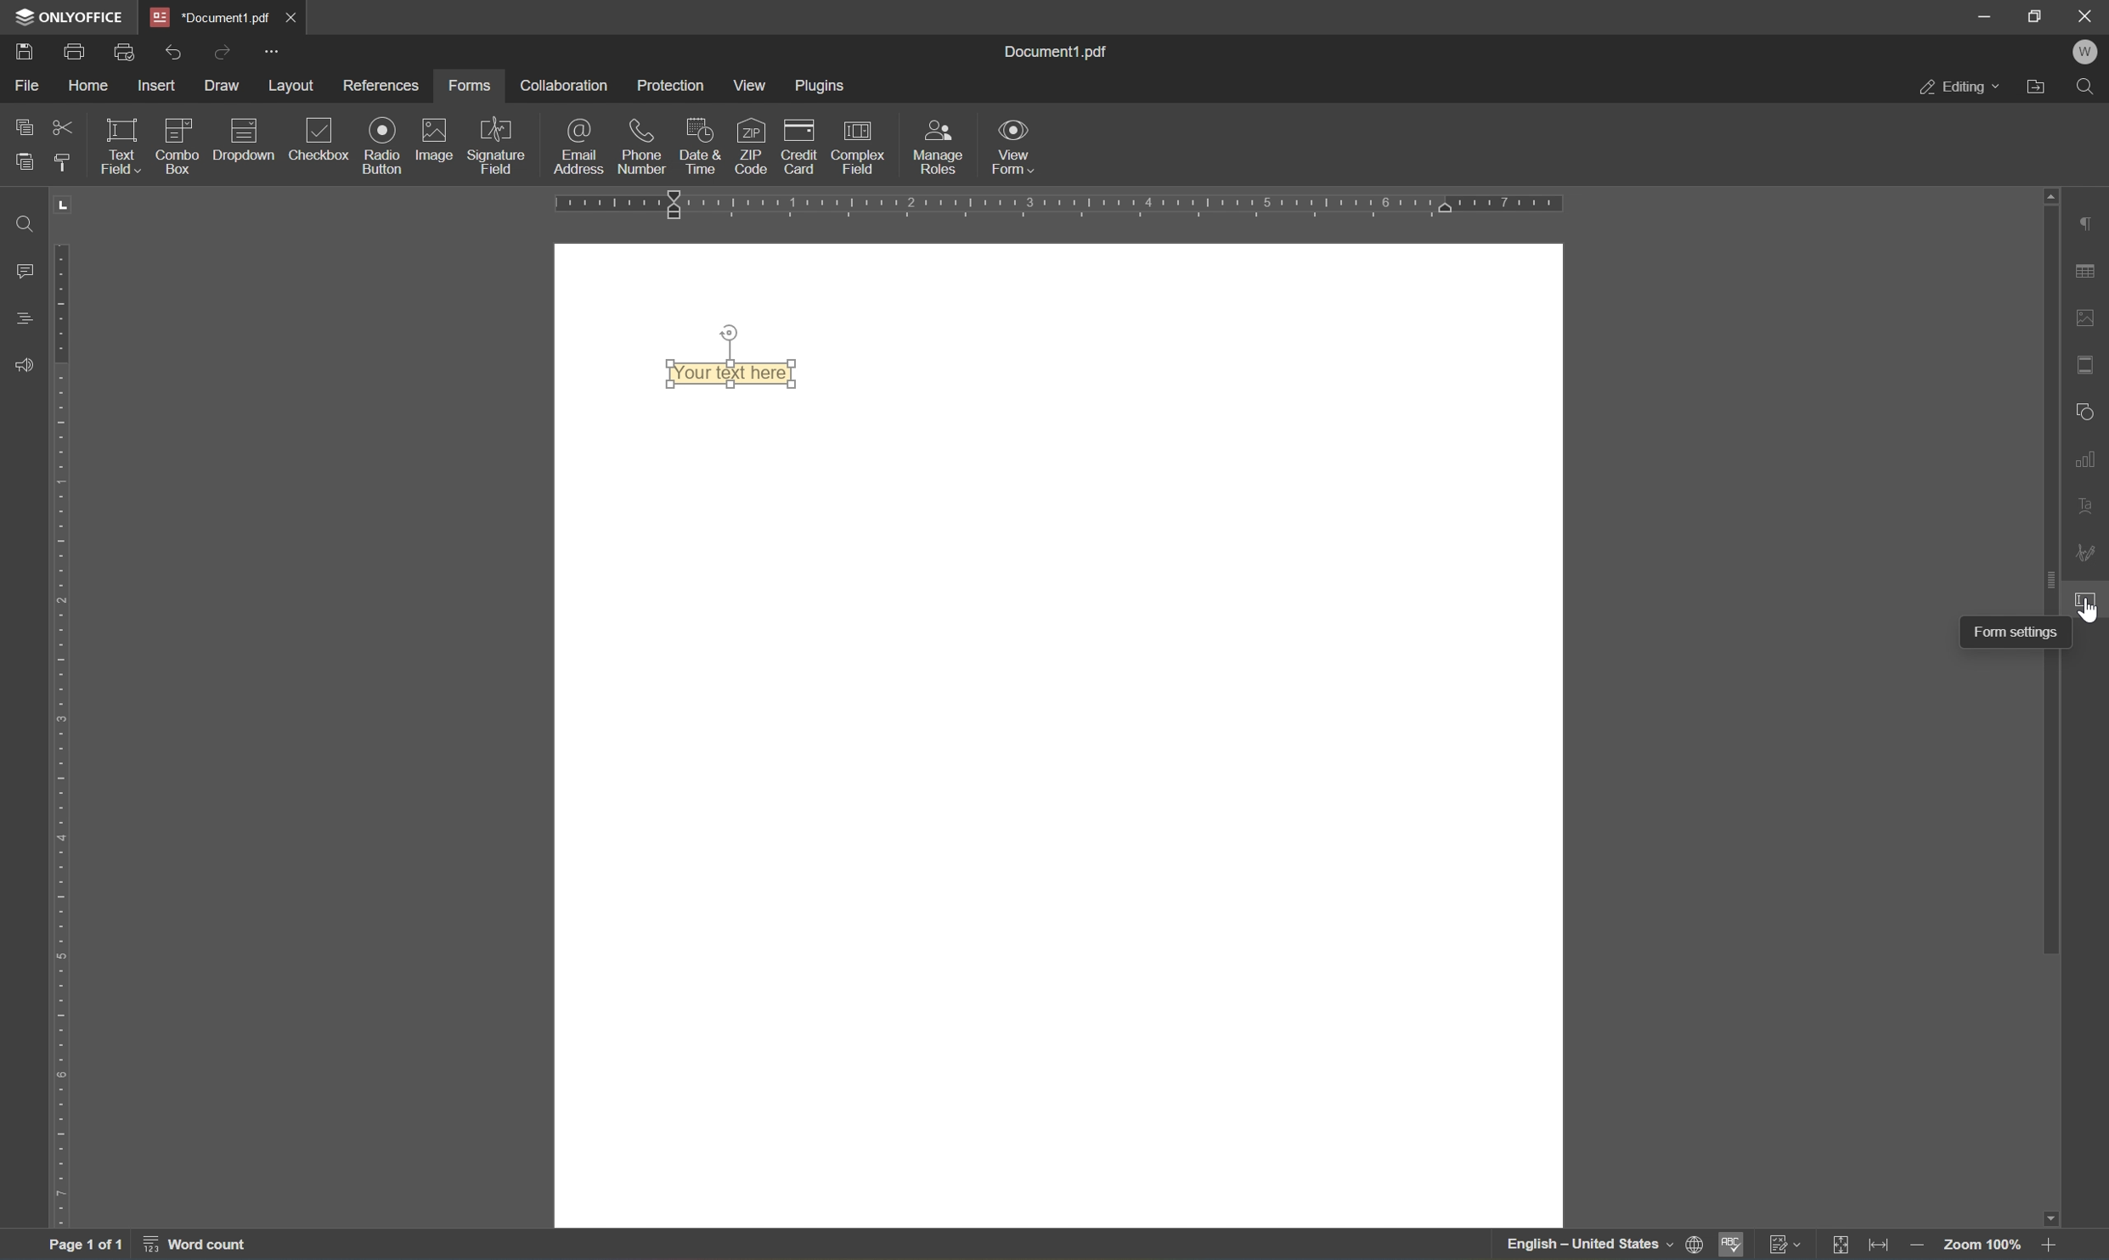 The height and width of the screenshot is (1260, 2109). What do you see at coordinates (671, 84) in the screenshot?
I see `protection` at bounding box center [671, 84].